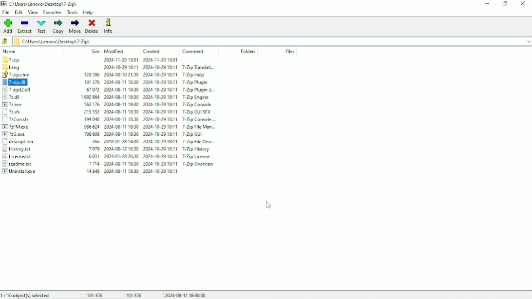  What do you see at coordinates (25, 99) in the screenshot?
I see `7z.dll` at bounding box center [25, 99].